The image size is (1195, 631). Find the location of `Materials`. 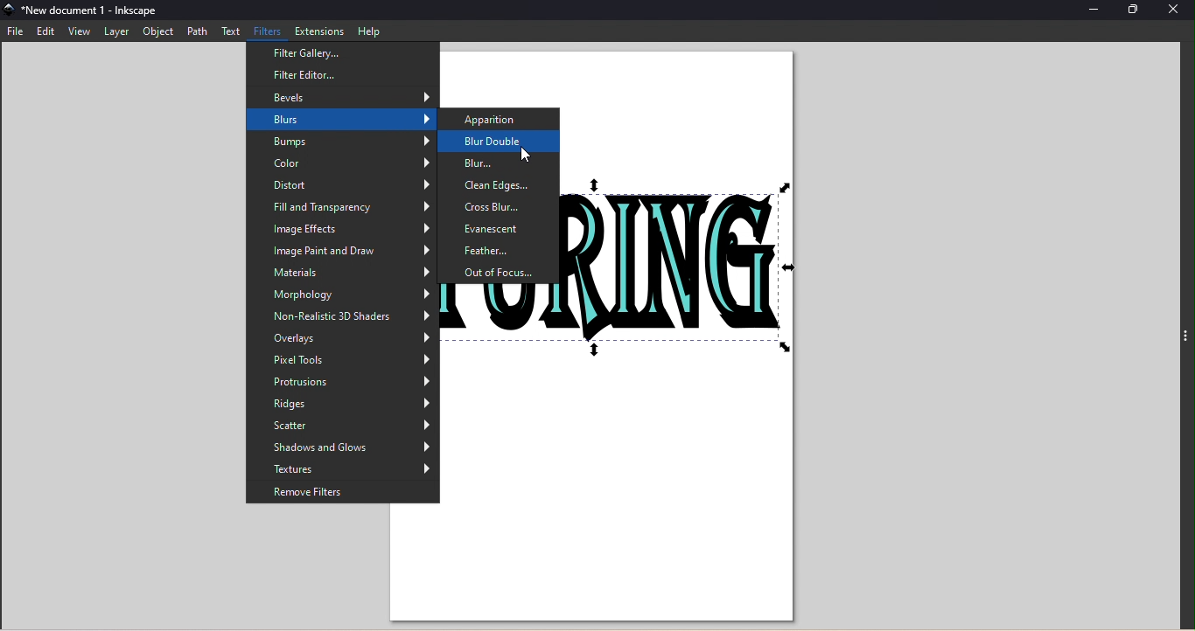

Materials is located at coordinates (341, 274).